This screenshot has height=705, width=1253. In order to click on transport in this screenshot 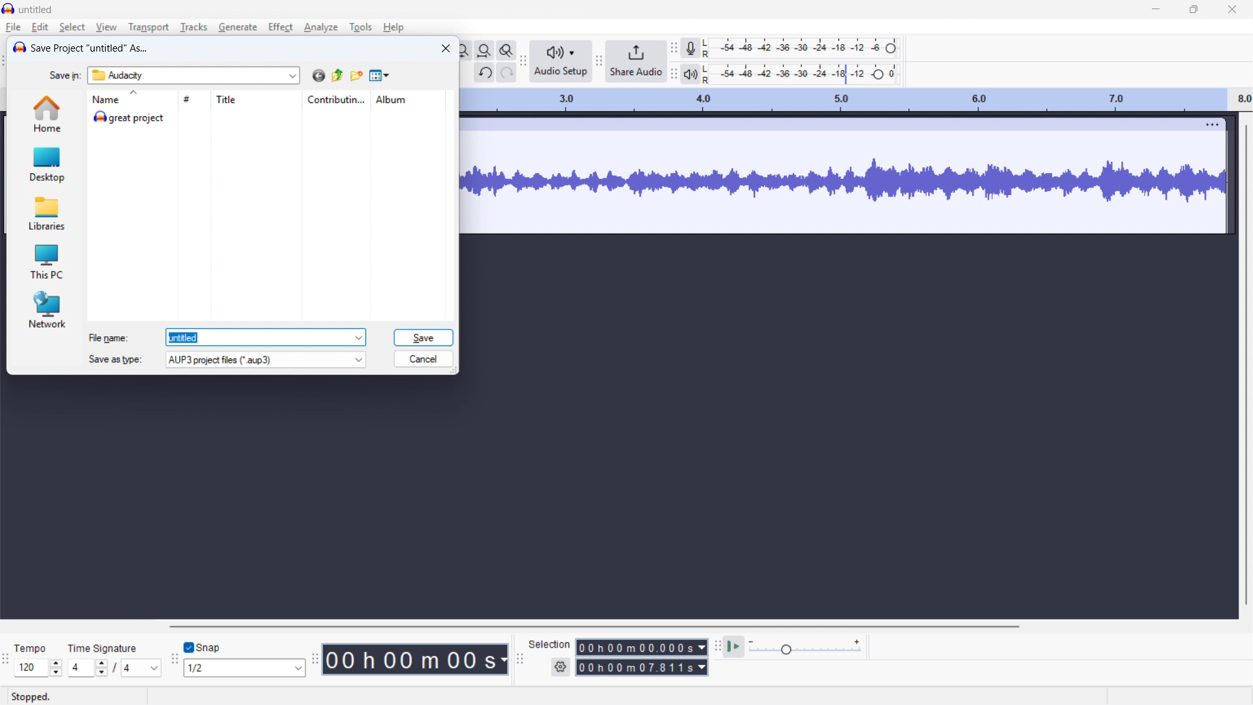, I will do `click(149, 27)`.